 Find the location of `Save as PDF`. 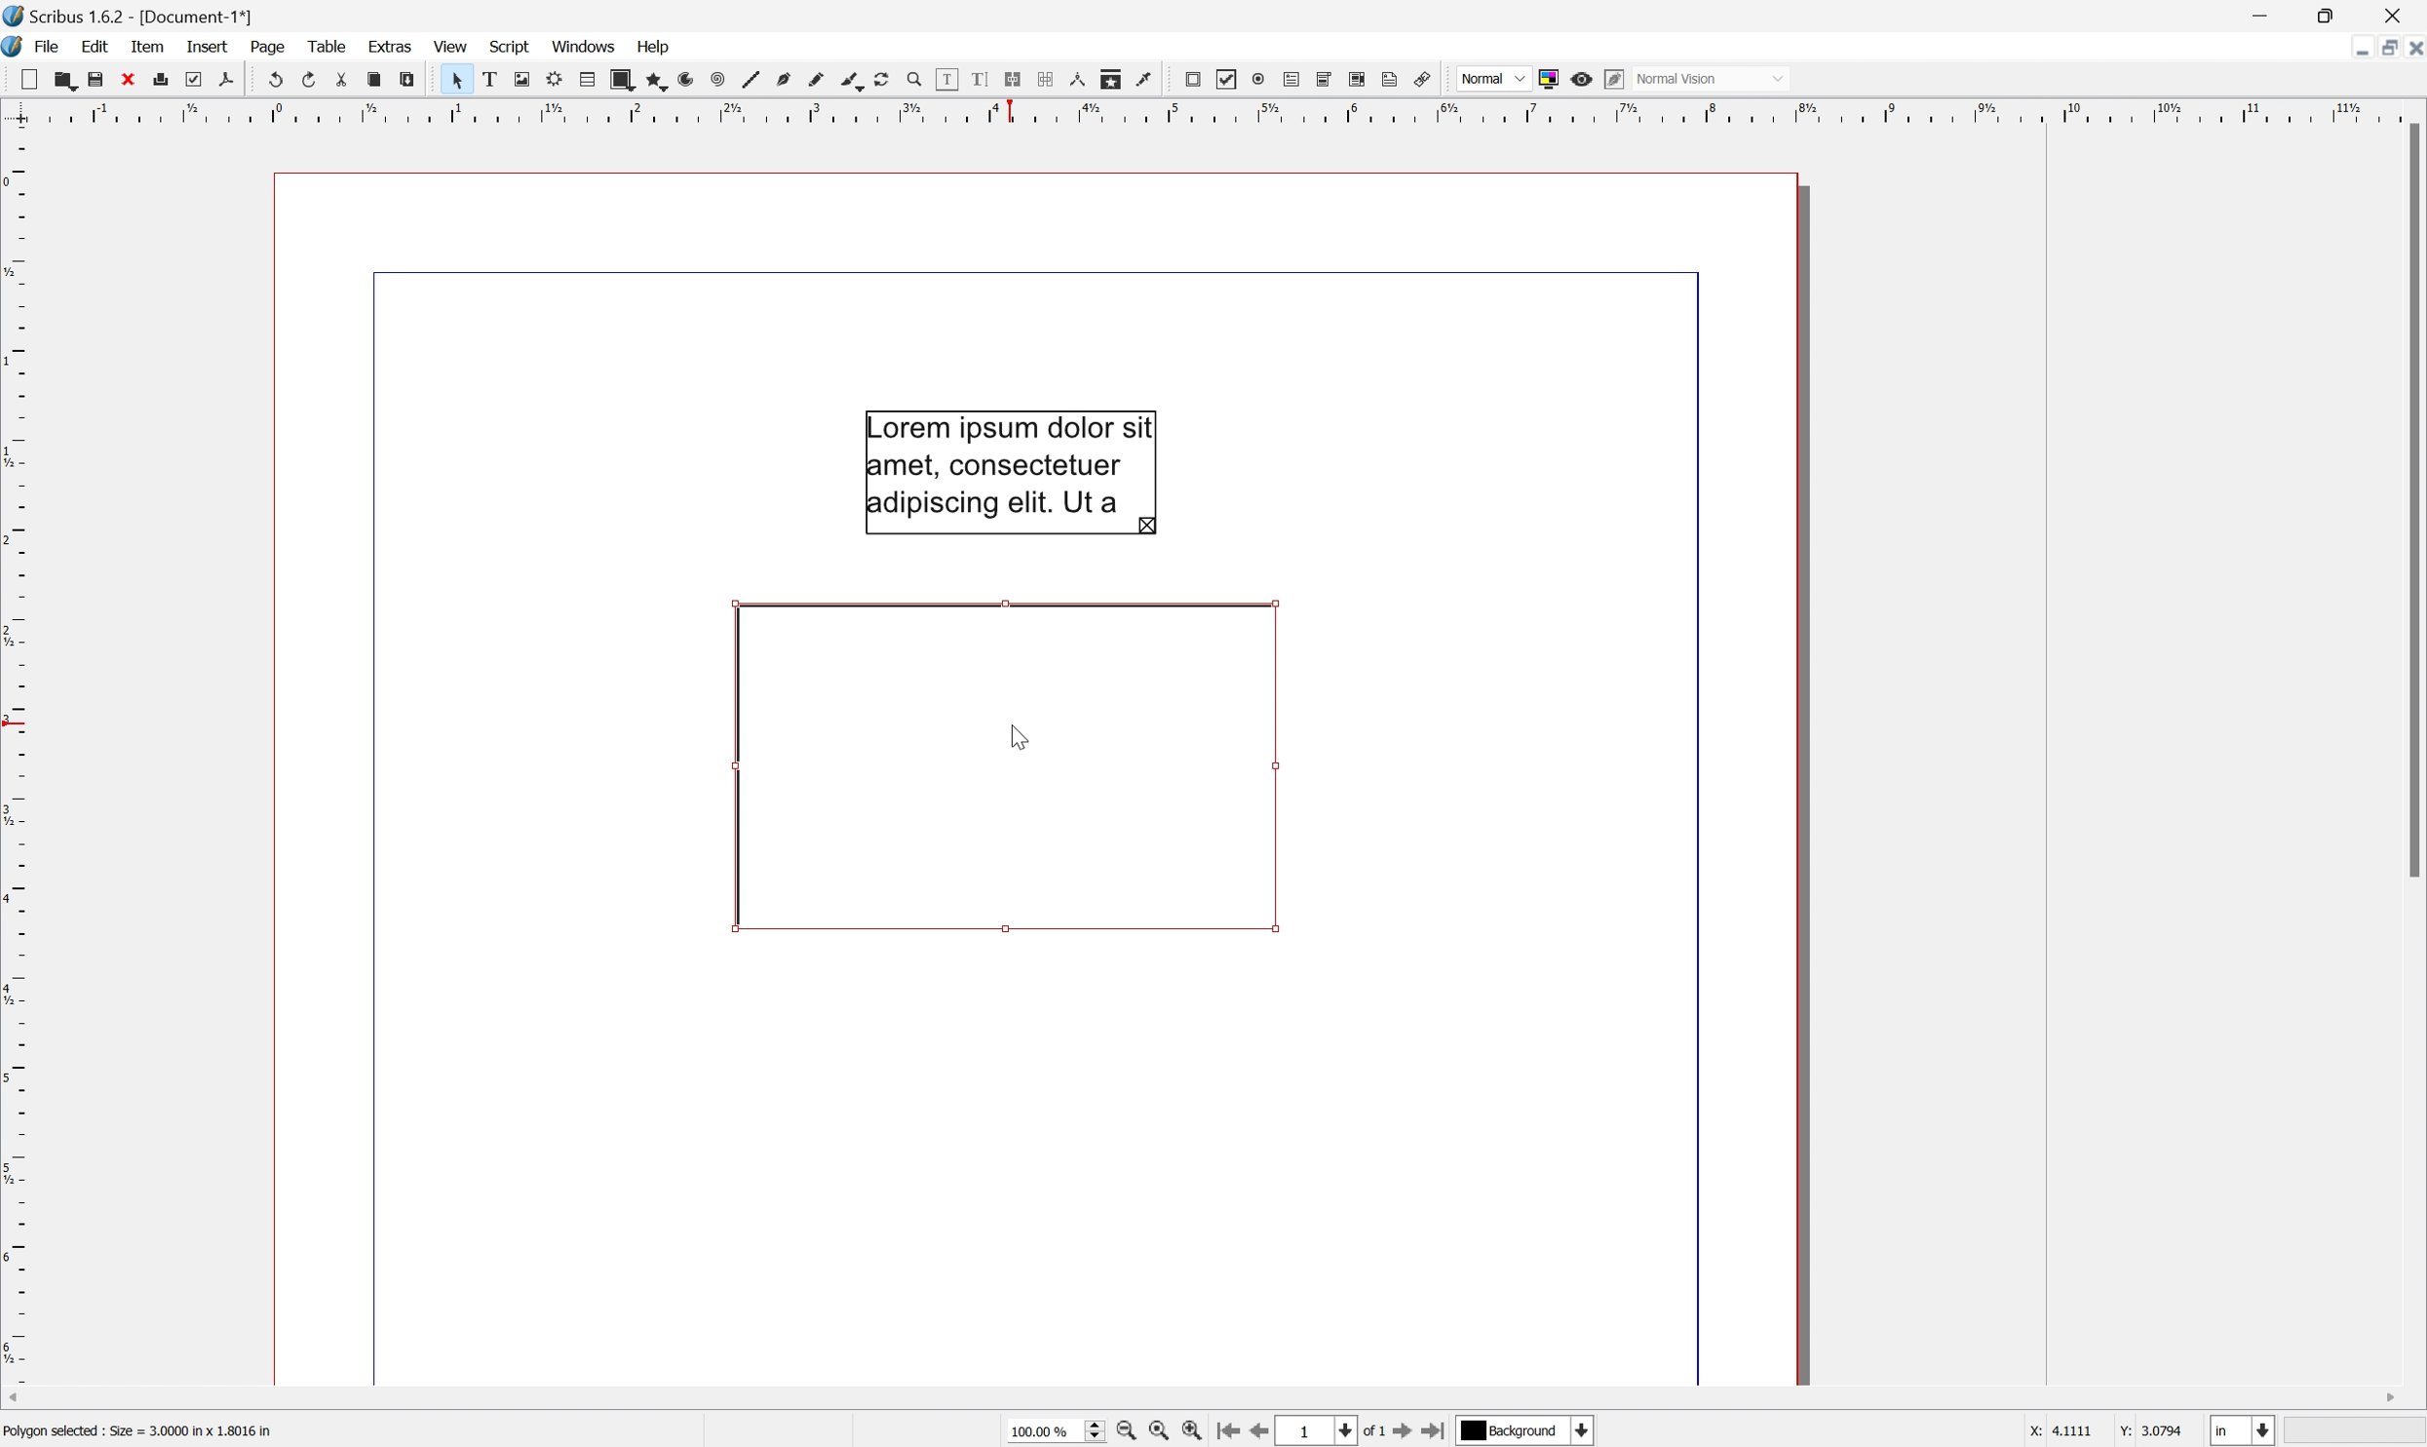

Save as PDF is located at coordinates (226, 82).